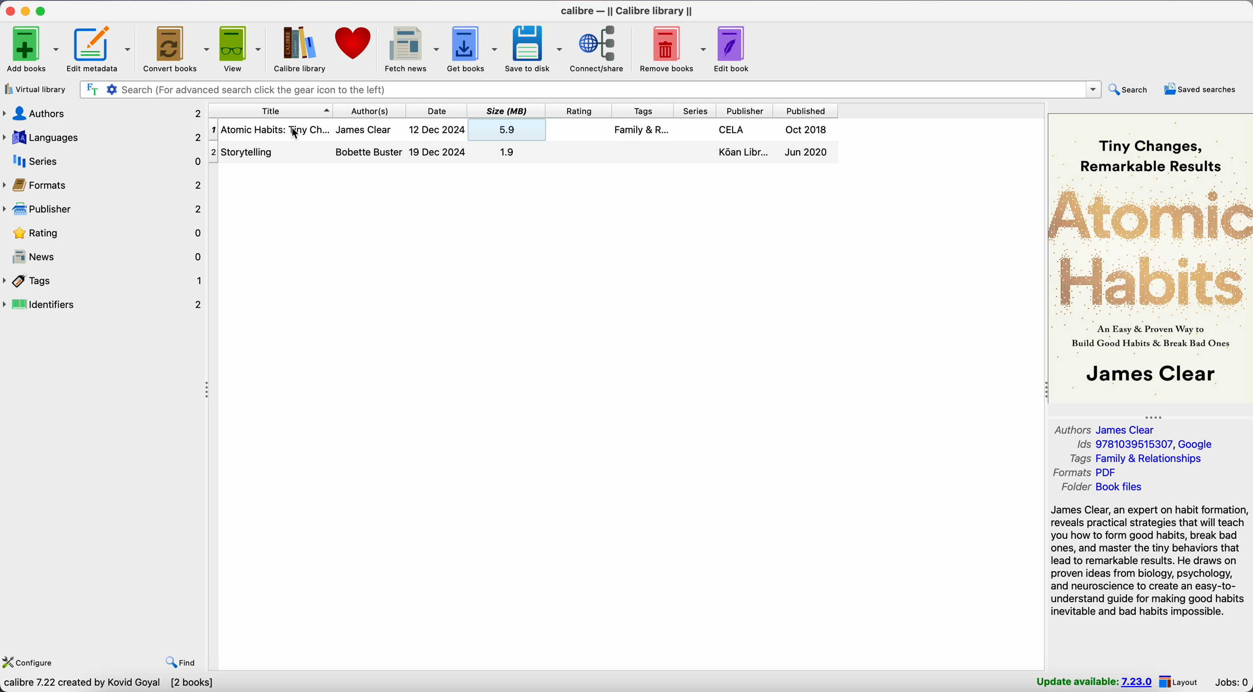  Describe the element at coordinates (105, 305) in the screenshot. I see `identifiers` at that location.